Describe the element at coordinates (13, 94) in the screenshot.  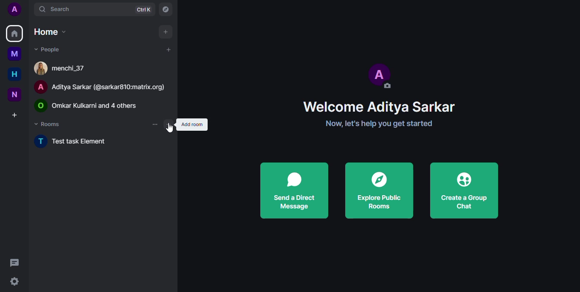
I see `new` at that location.